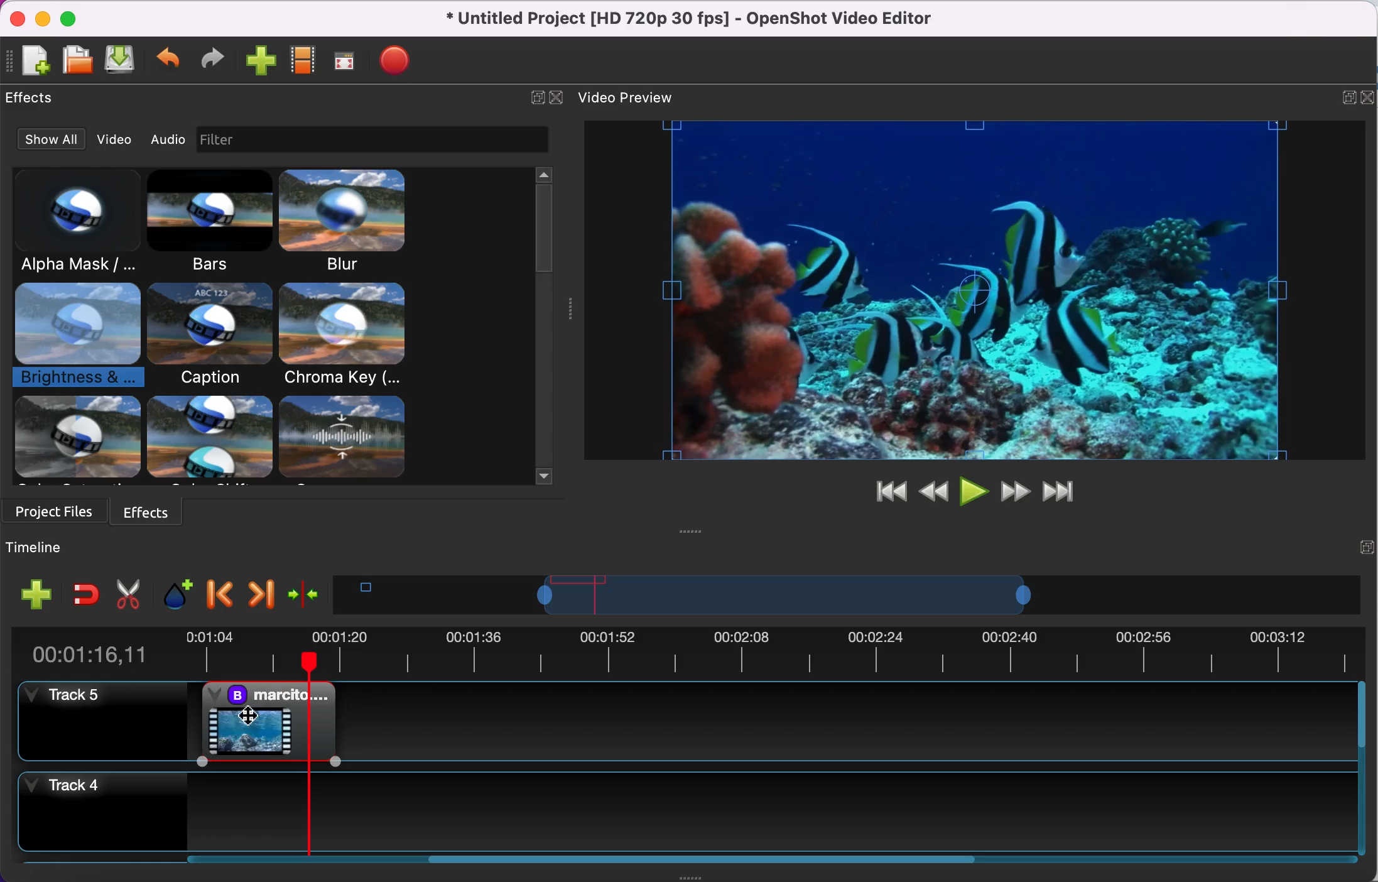  I want to click on Vertical slide bar, so click(1362, 770).